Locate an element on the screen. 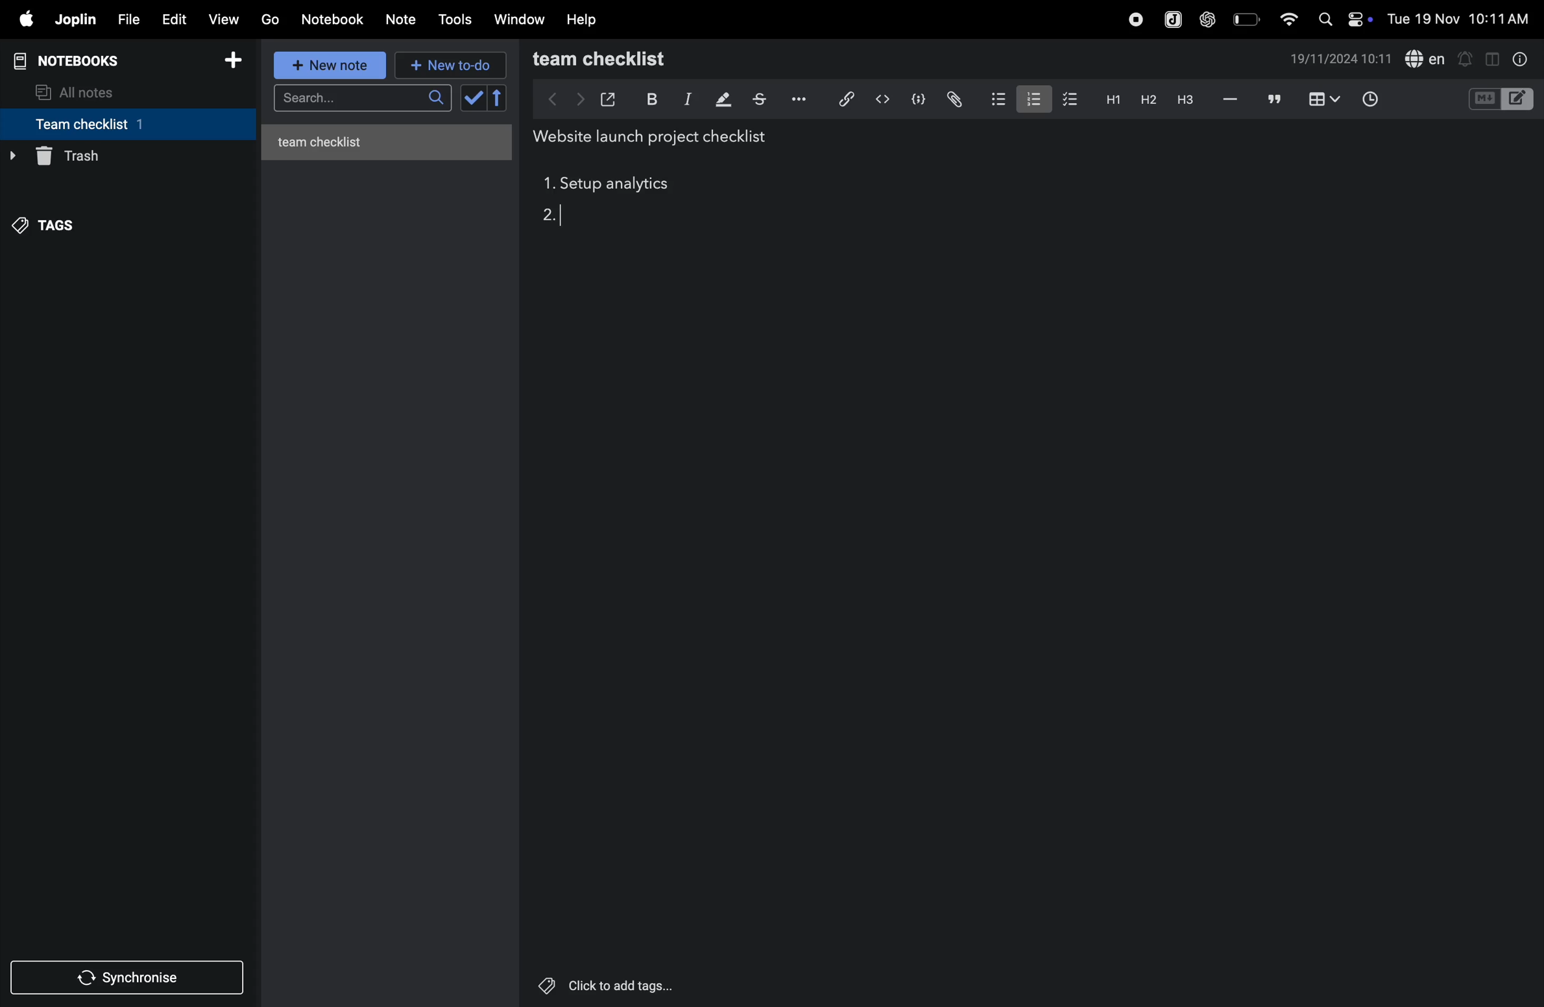 Image resolution: width=1544 pixels, height=1007 pixels. joplin is located at coordinates (1169, 18).